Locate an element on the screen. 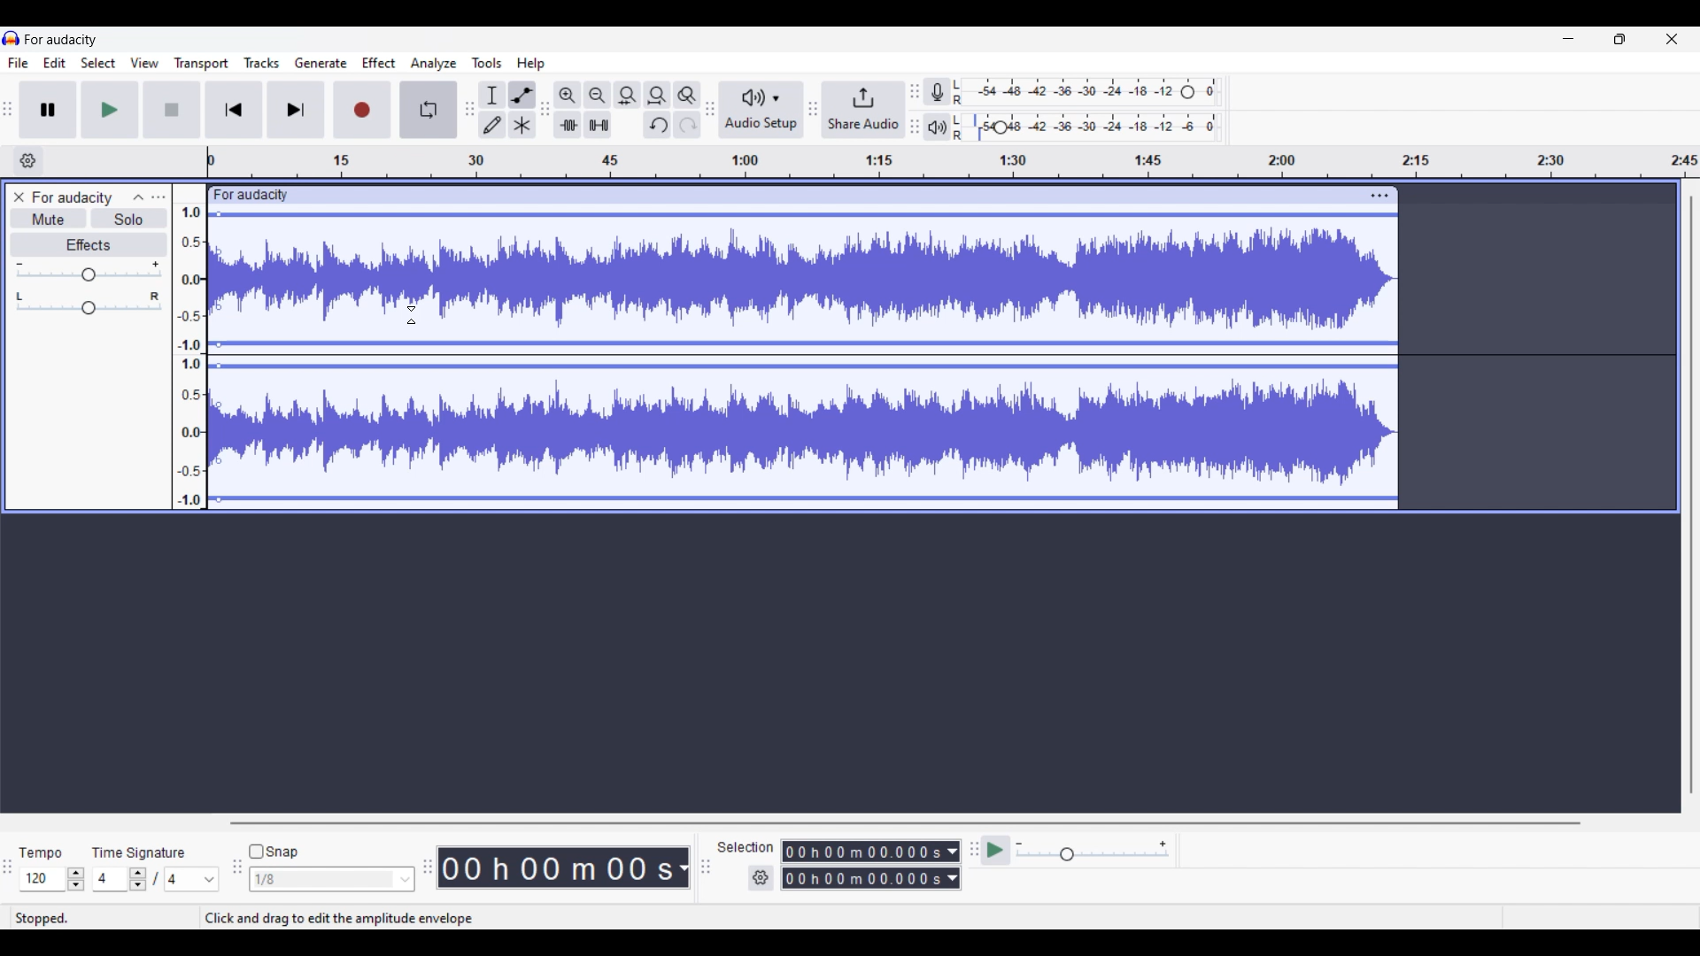 The height and width of the screenshot is (956, 1700). Selection tool is located at coordinates (492, 96).